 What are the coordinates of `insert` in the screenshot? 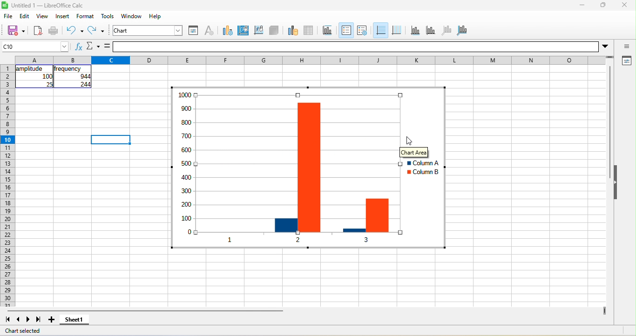 It's located at (62, 16).